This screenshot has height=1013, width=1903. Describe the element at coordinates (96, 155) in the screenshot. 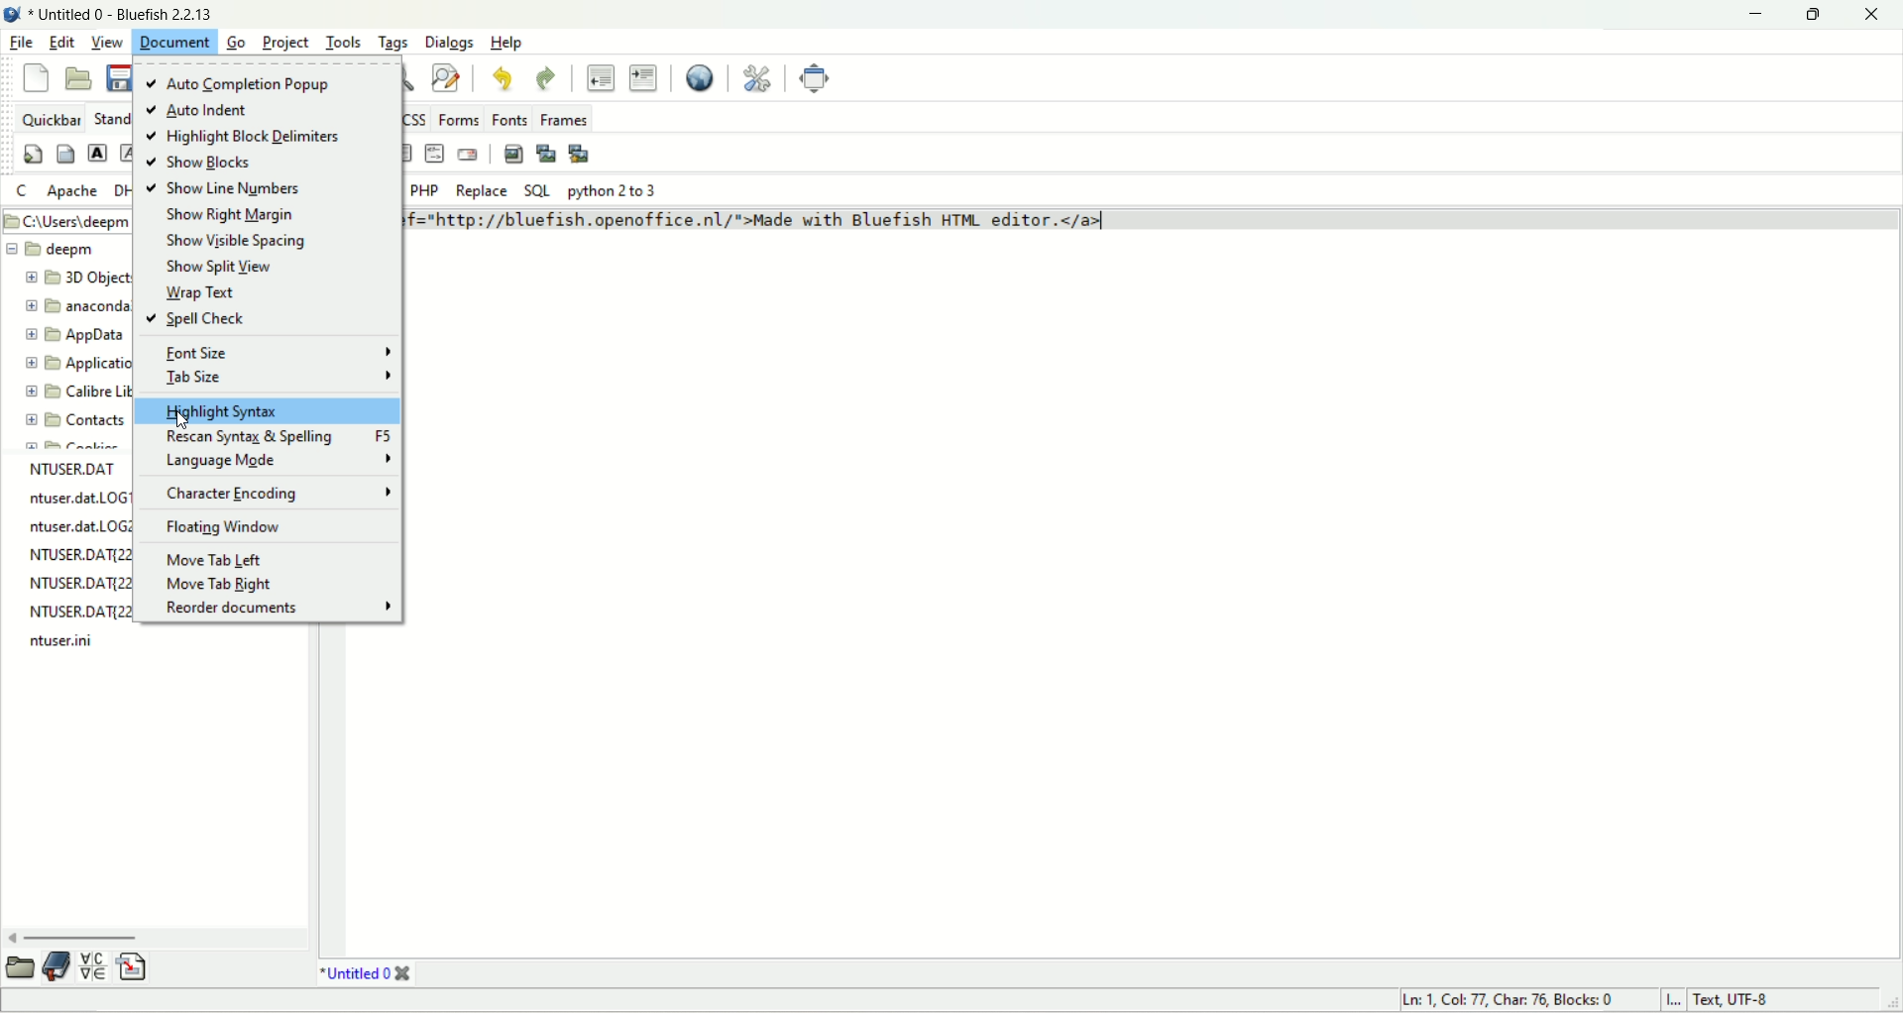

I see `strong` at that location.